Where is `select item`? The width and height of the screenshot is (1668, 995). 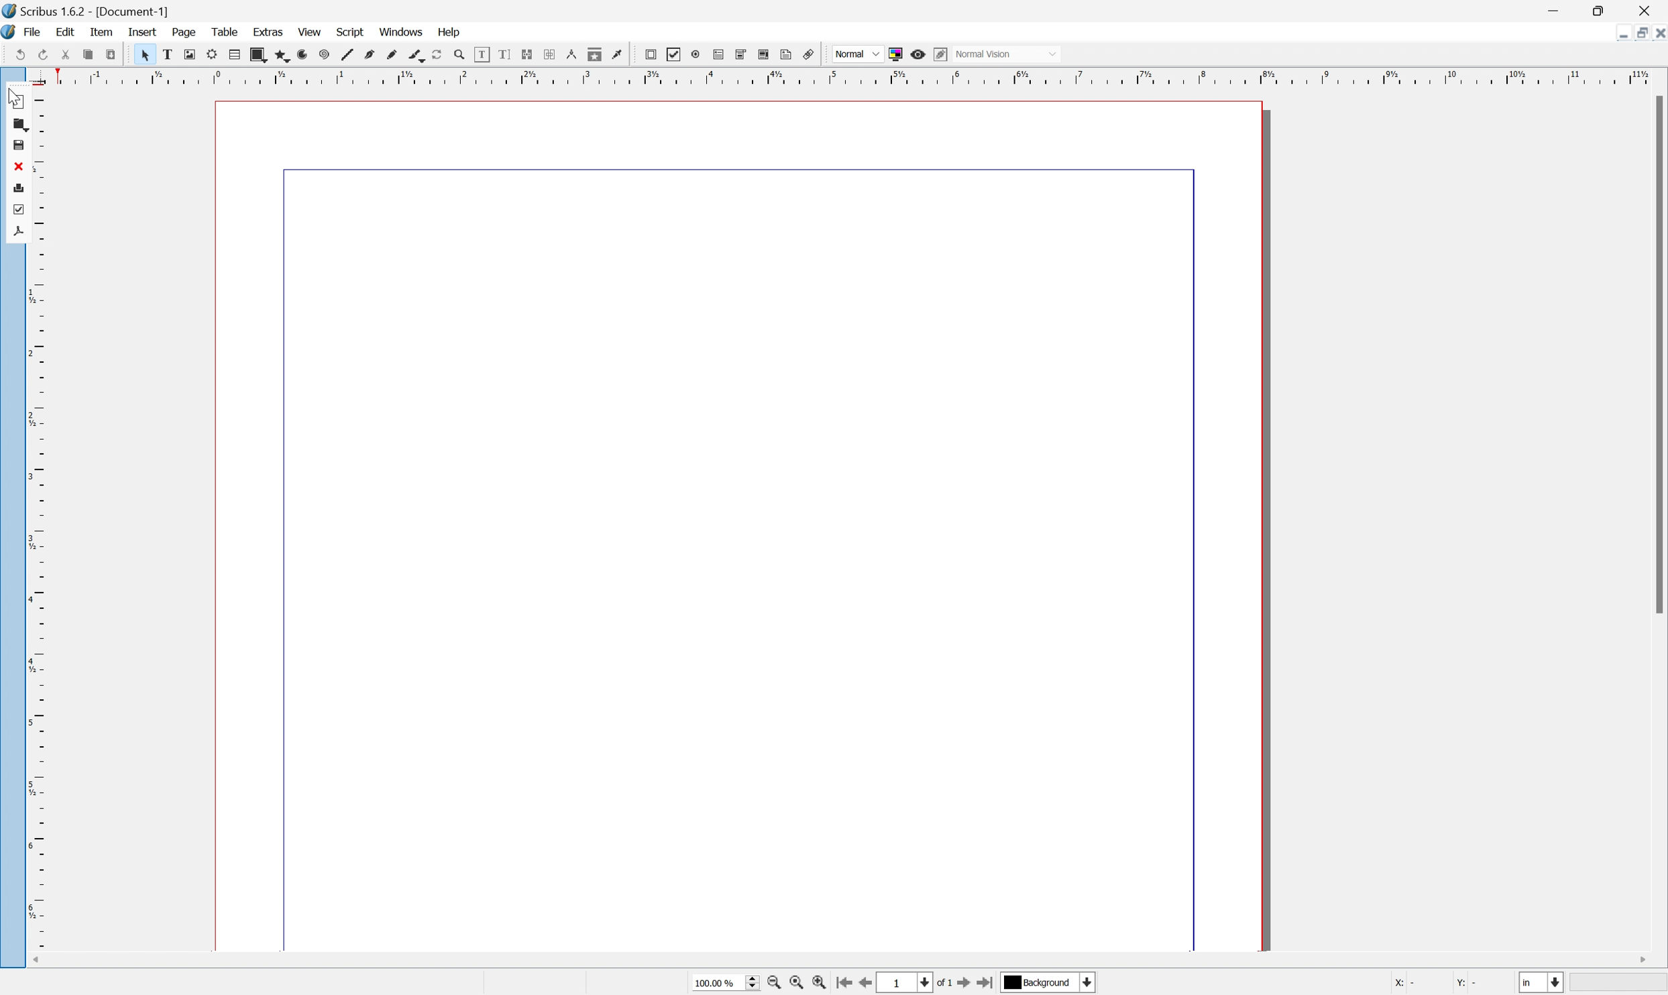 select item is located at coordinates (300, 54).